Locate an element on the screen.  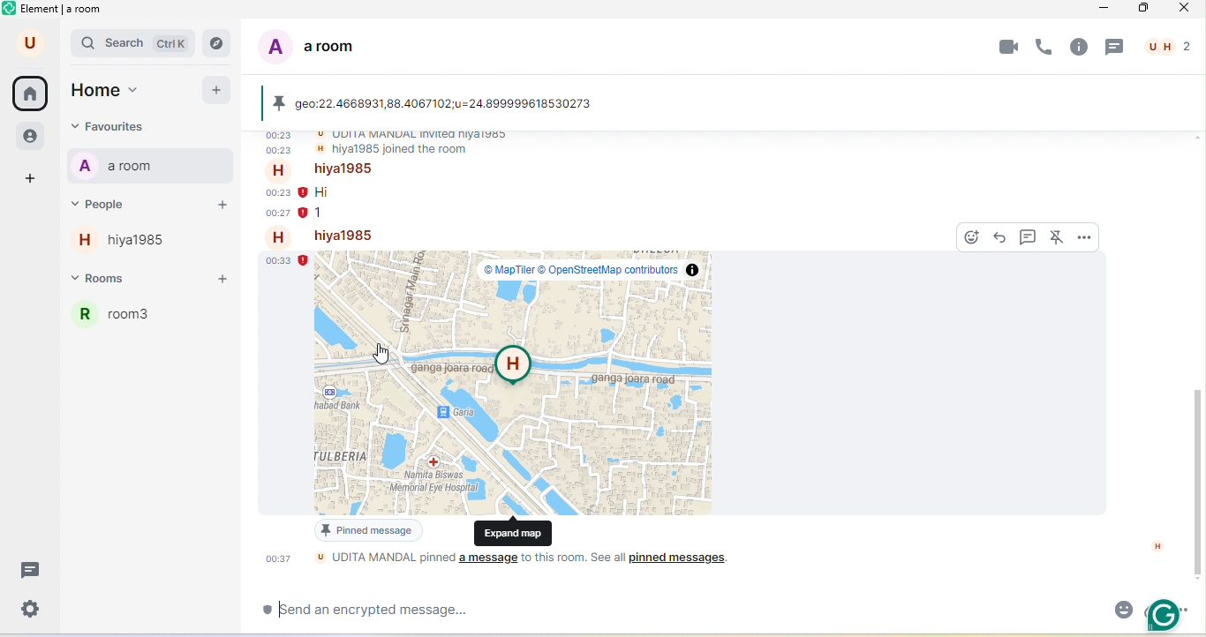
a room is located at coordinates (123, 167).